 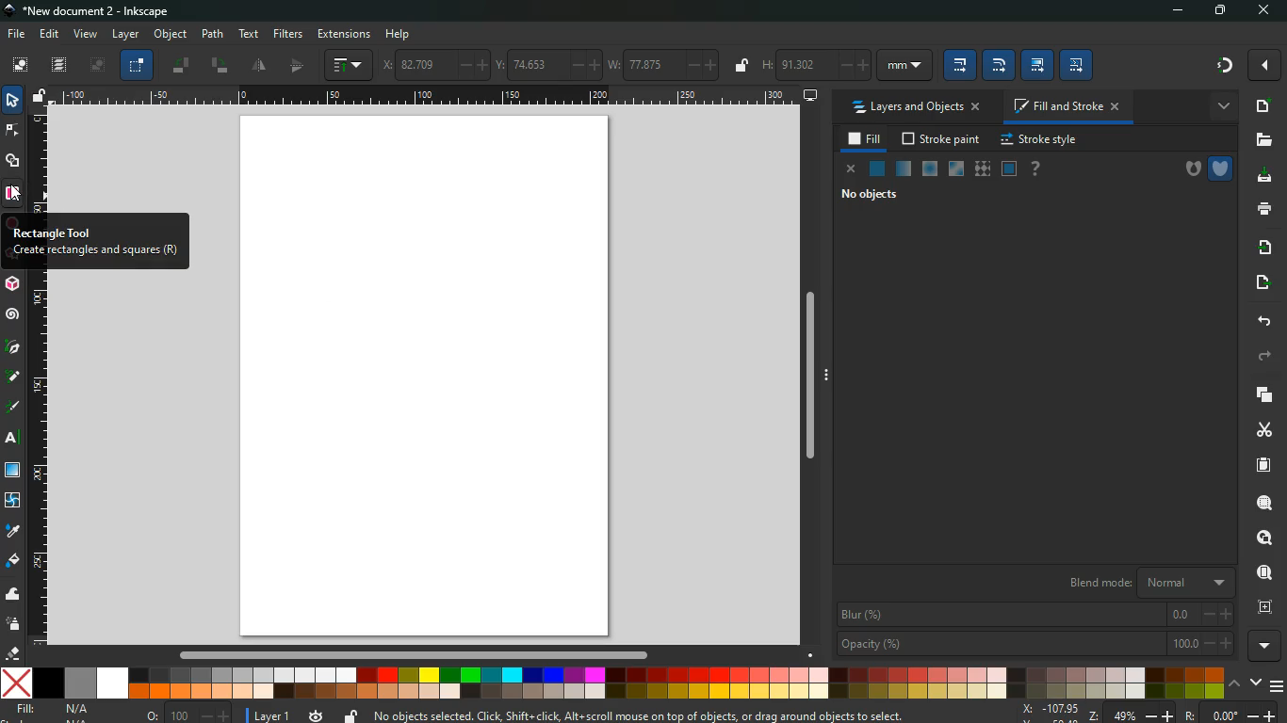 I want to click on text, so click(x=251, y=35).